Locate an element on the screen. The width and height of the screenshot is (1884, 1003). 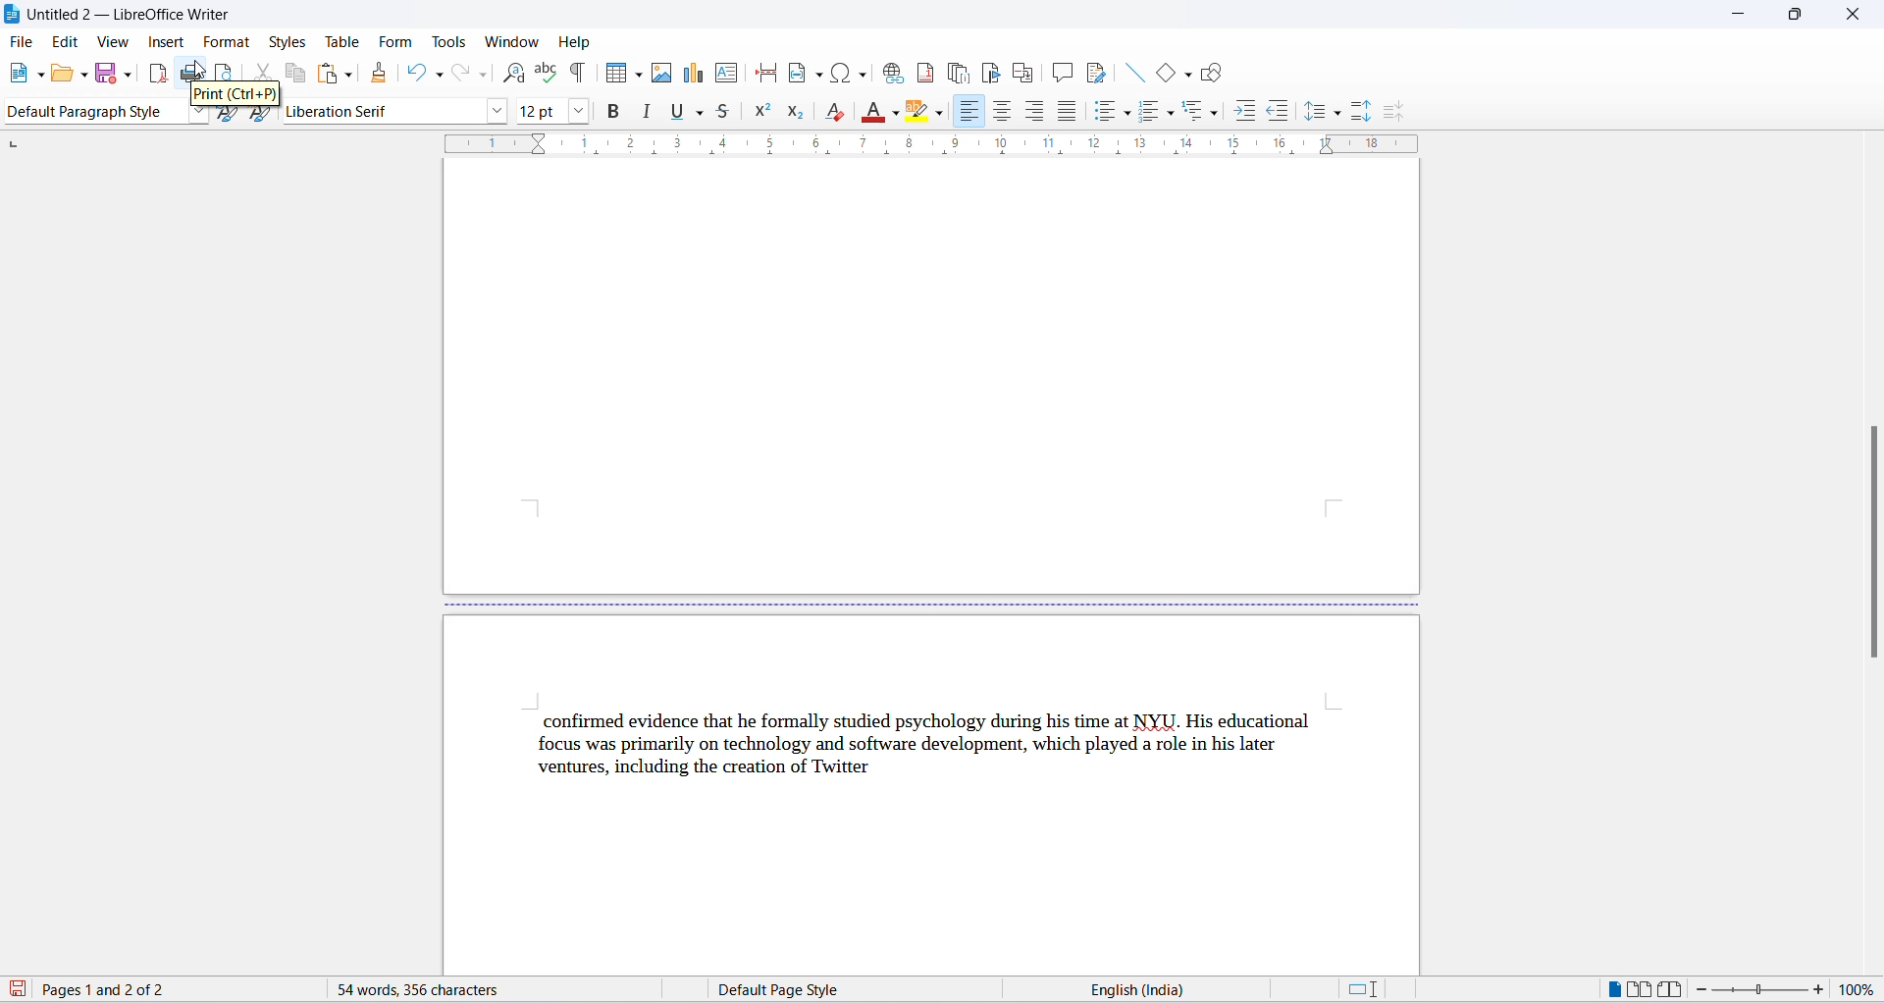
insert comments is located at coordinates (1062, 71).